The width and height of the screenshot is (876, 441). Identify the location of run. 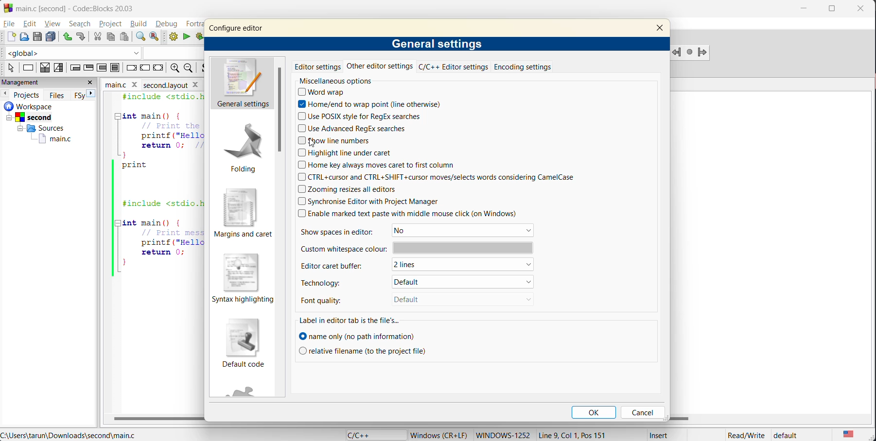
(186, 36).